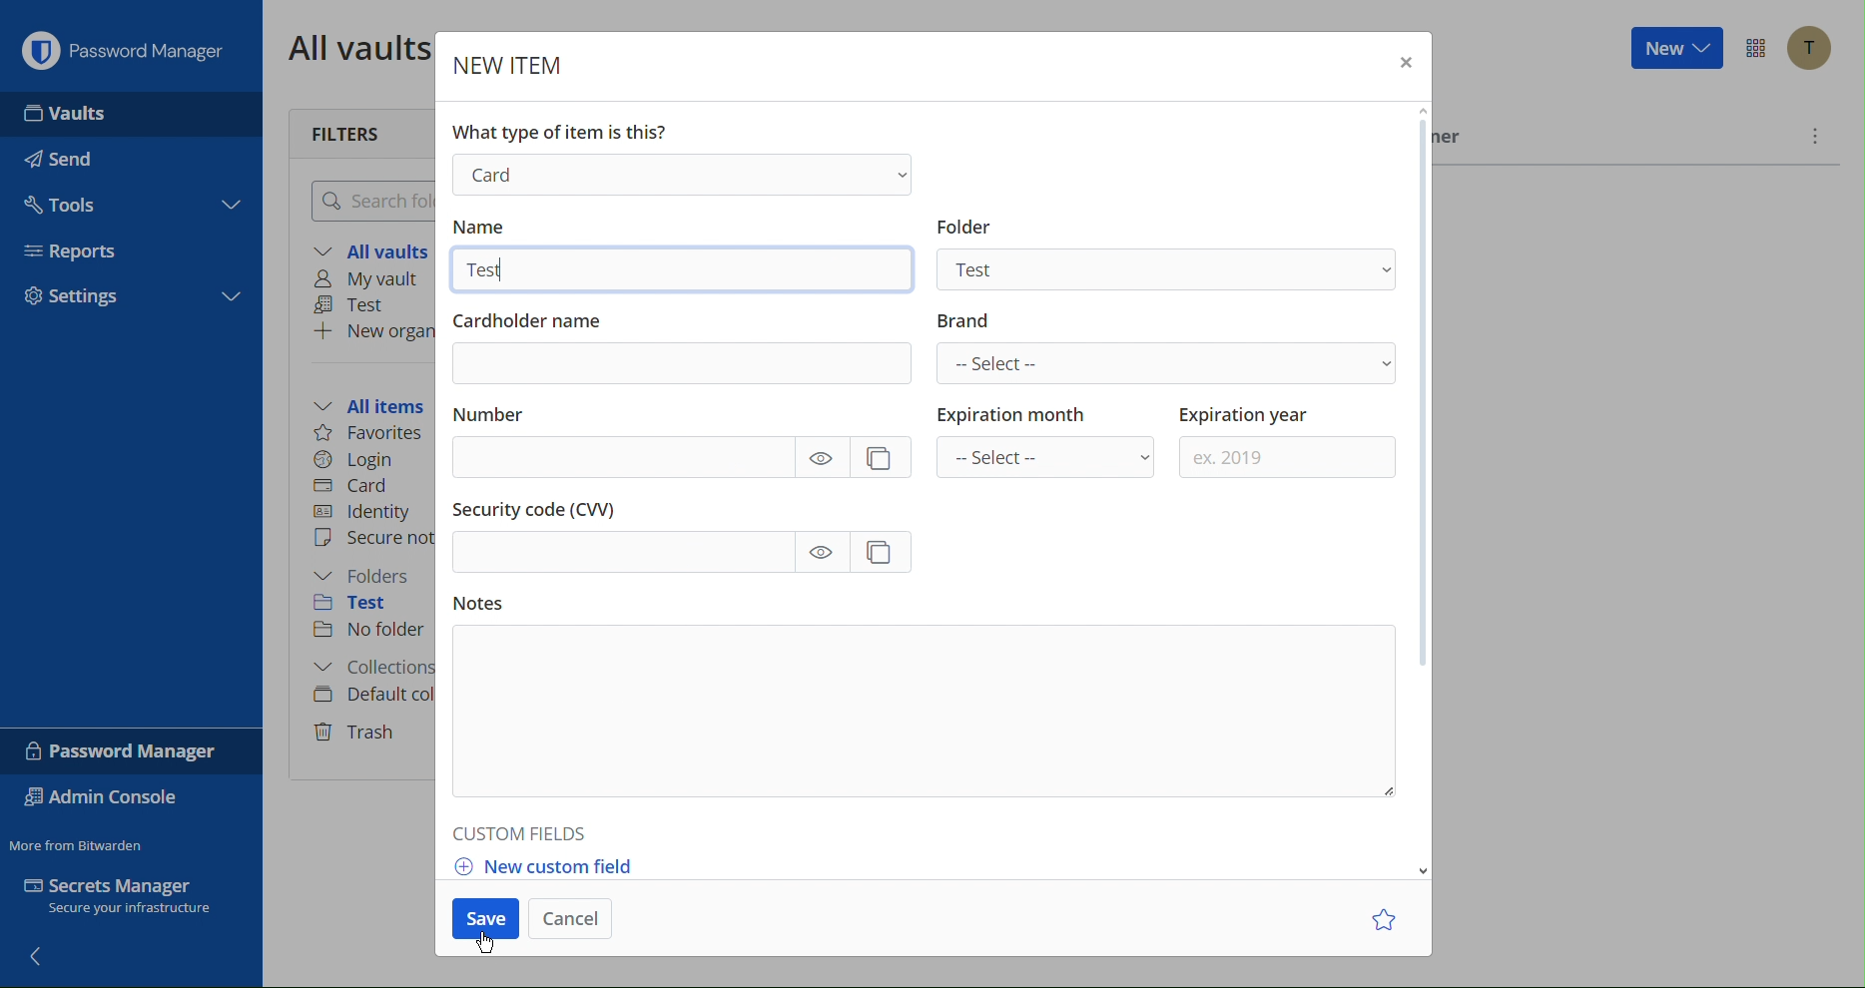  Describe the element at coordinates (1811, 48) in the screenshot. I see `Account` at that location.